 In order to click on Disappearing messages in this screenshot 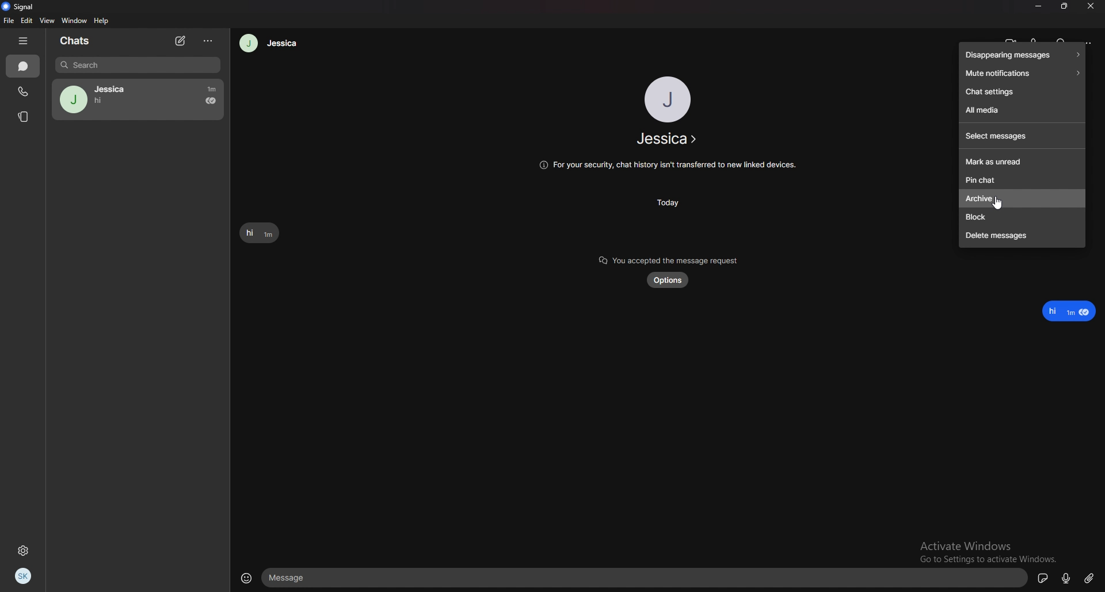, I will do `click(1022, 56)`.